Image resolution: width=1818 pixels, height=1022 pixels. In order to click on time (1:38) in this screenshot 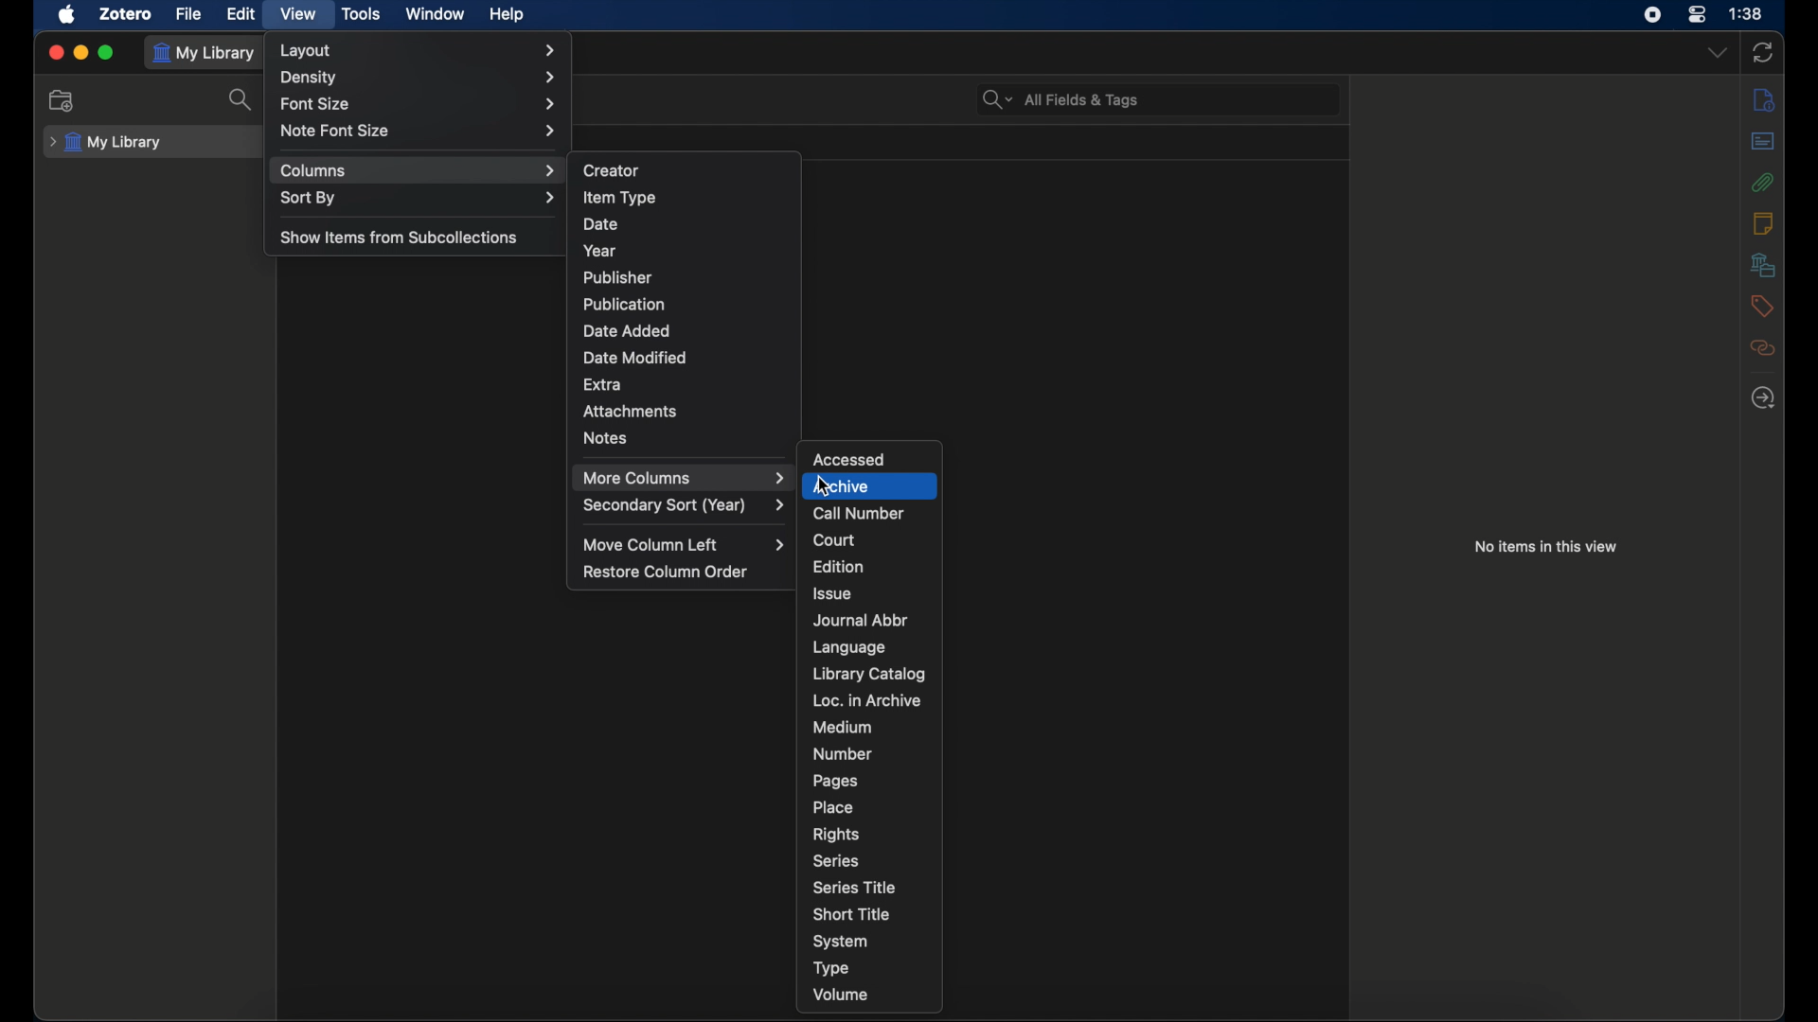, I will do `click(1746, 14)`.